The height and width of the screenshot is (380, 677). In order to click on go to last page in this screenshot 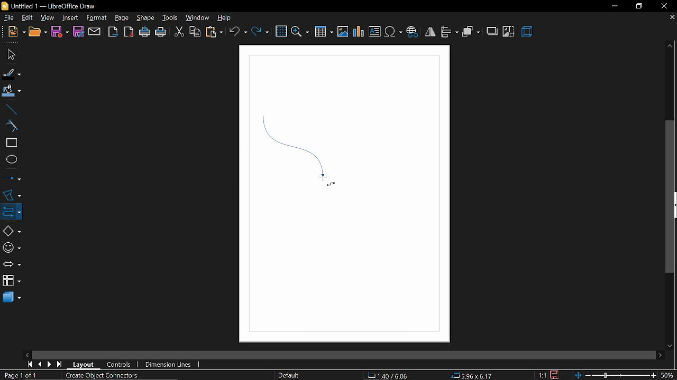, I will do `click(60, 364)`.